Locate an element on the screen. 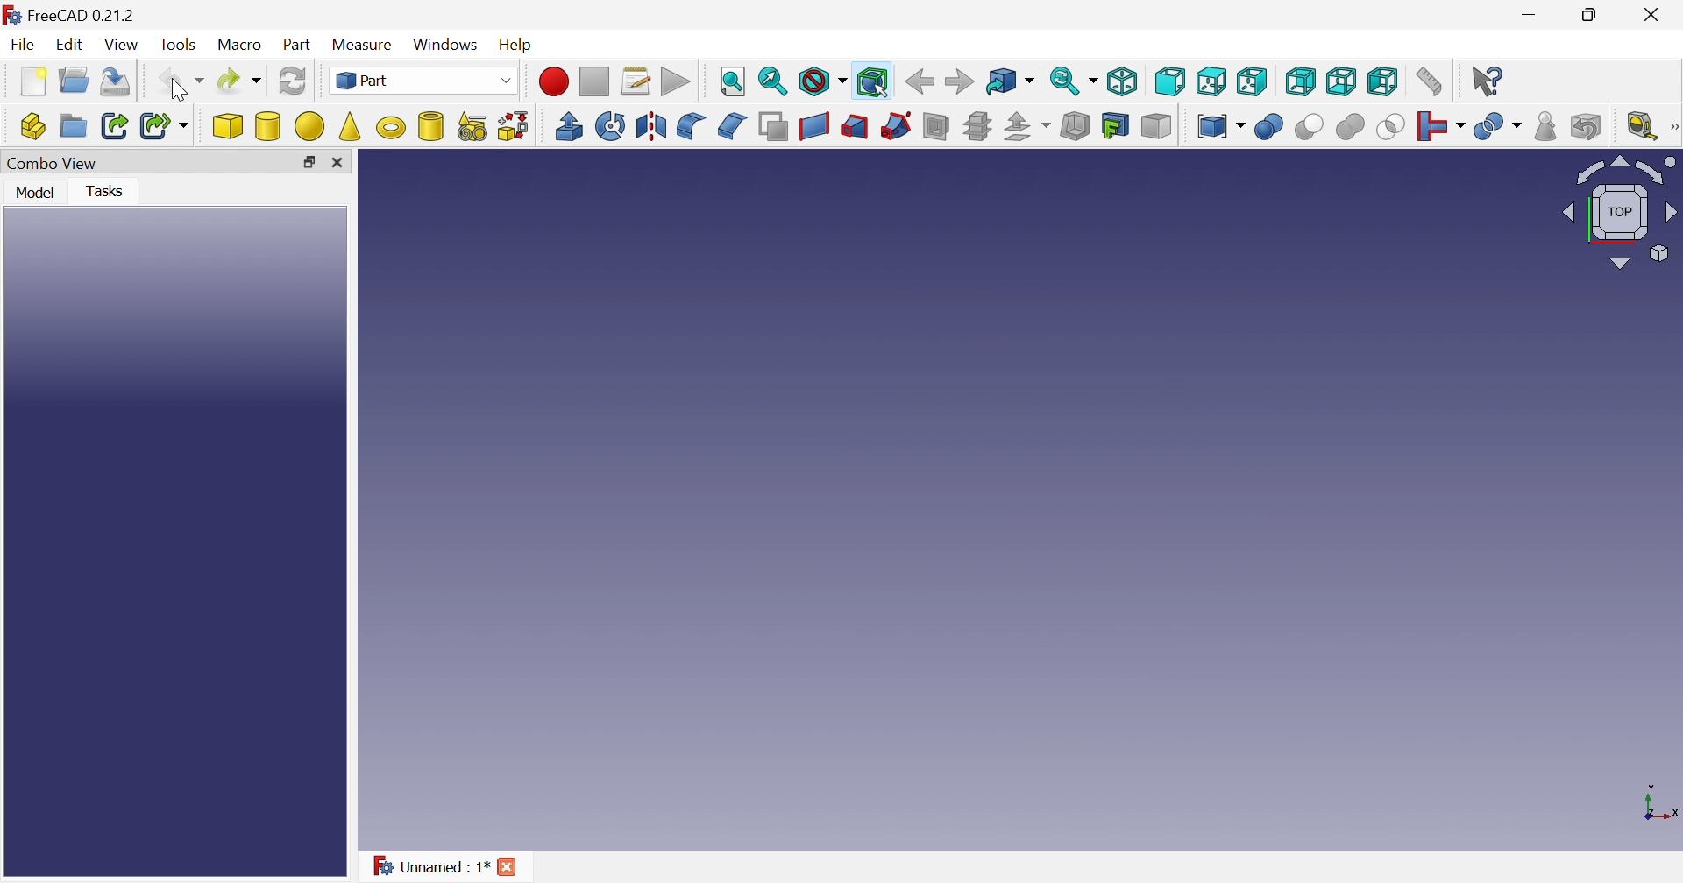  Macro recording... is located at coordinates (553, 81).